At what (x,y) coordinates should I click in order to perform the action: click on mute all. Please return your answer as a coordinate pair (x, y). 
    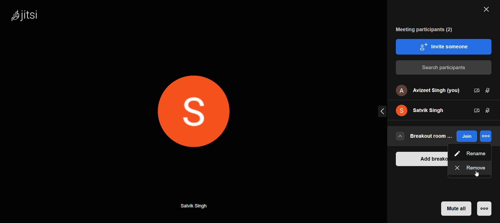
    Looking at the image, I should click on (457, 208).